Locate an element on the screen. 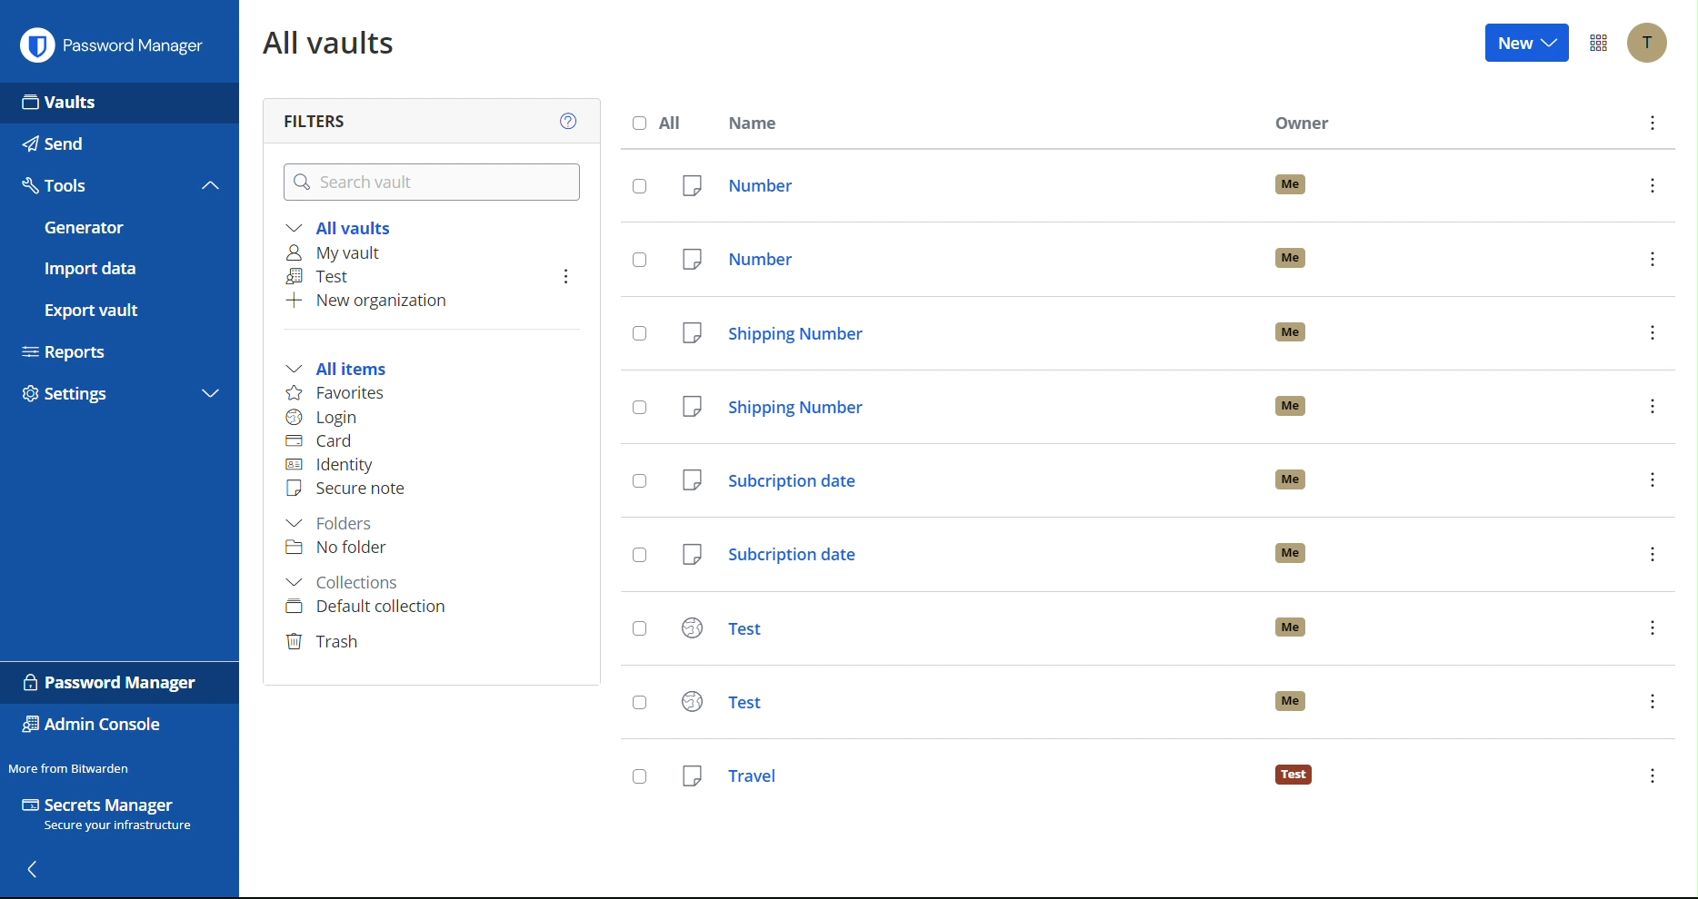 The width and height of the screenshot is (1698, 899). Identity is located at coordinates (332, 465).